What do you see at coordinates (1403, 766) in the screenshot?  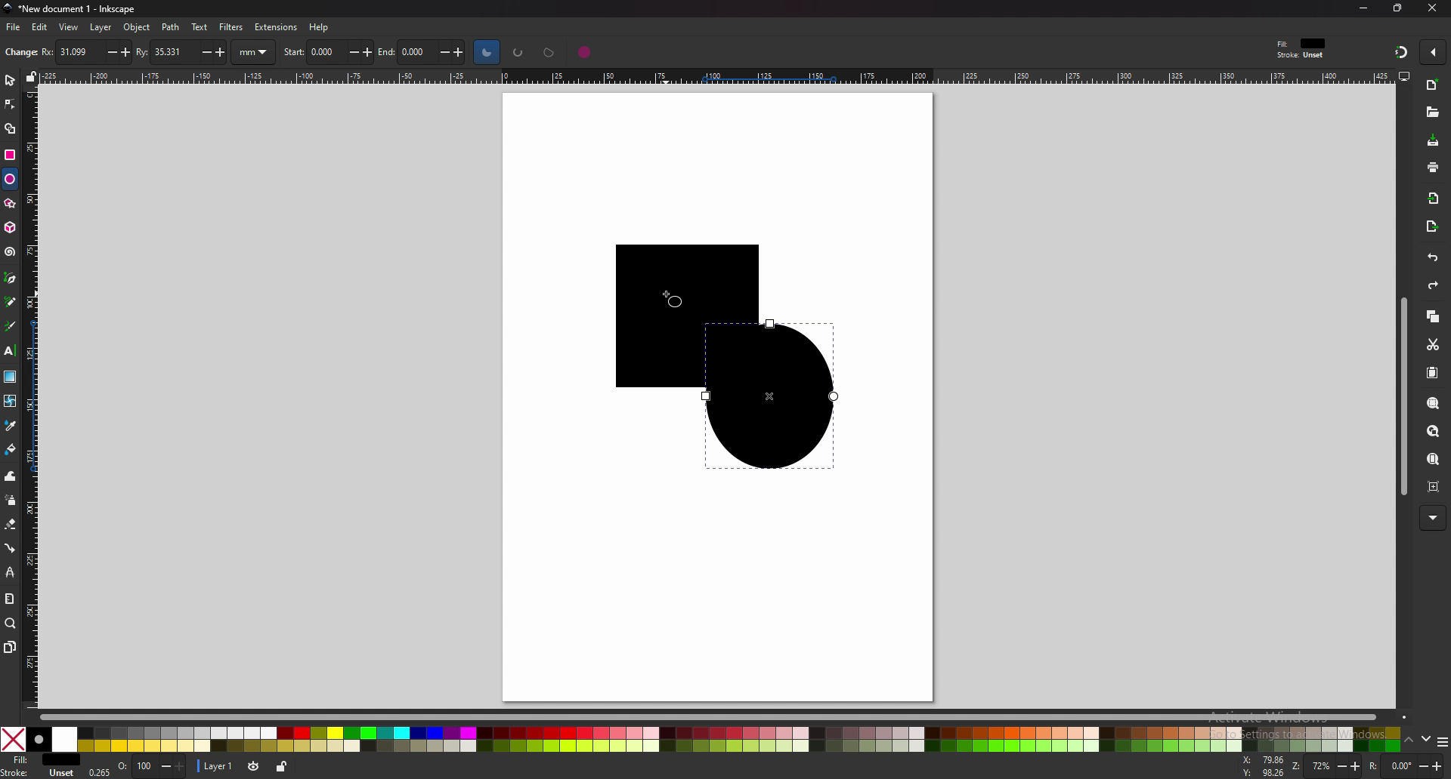 I see `rotate` at bounding box center [1403, 766].